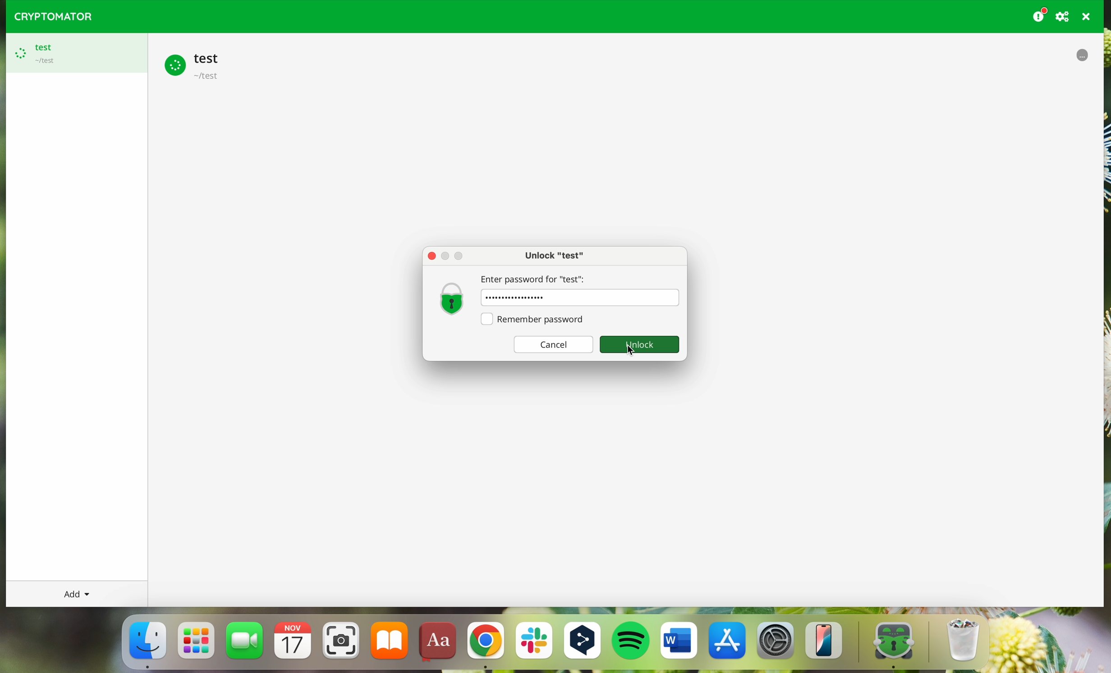  Describe the element at coordinates (826, 644) in the screenshot. I see `iphone mirroning` at that location.